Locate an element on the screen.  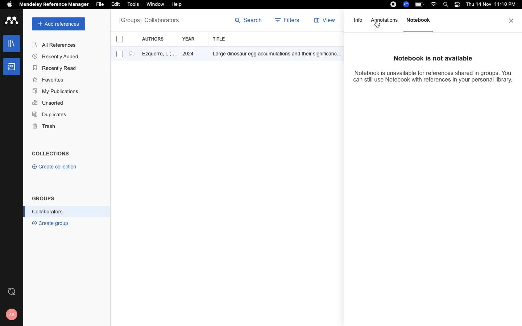
author is located at coordinates (156, 55).